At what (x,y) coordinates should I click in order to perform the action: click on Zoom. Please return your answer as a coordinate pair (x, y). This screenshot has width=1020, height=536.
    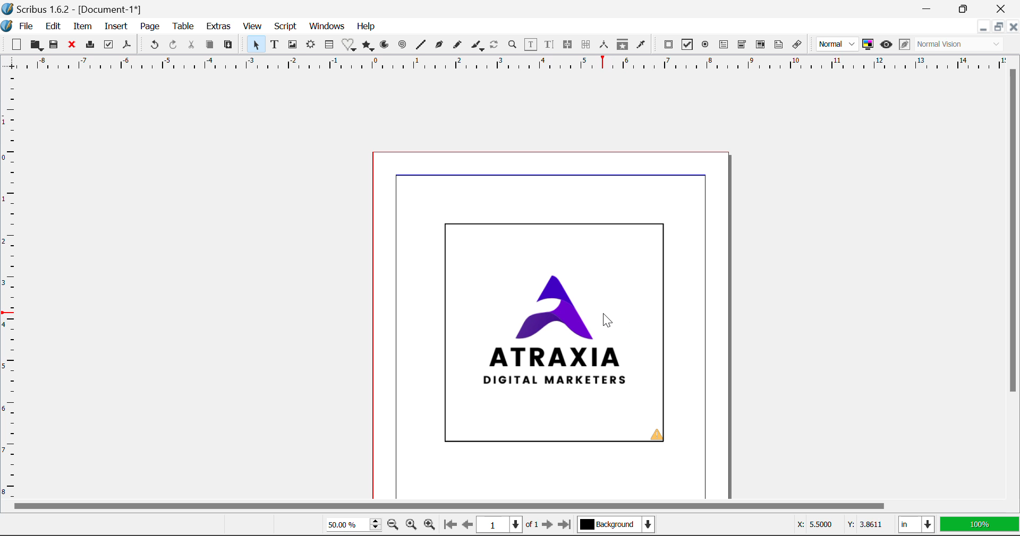
    Looking at the image, I should click on (514, 46).